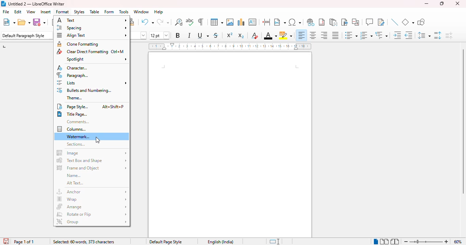  What do you see at coordinates (91, 214) in the screenshot?
I see `rotate or flip` at bounding box center [91, 214].